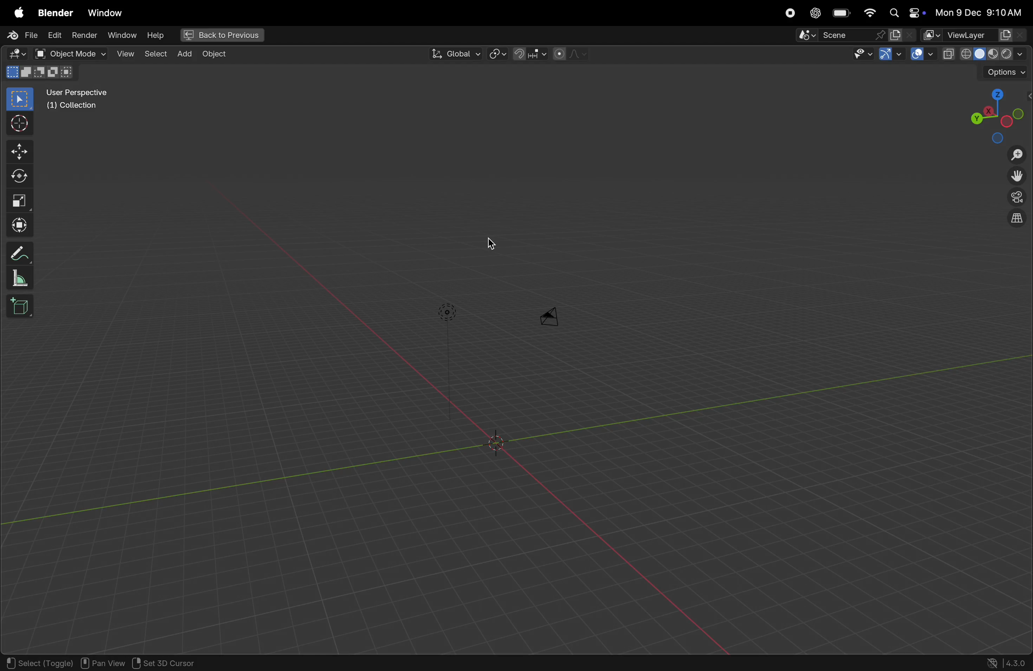  What do you see at coordinates (70, 54) in the screenshot?
I see `object mode` at bounding box center [70, 54].